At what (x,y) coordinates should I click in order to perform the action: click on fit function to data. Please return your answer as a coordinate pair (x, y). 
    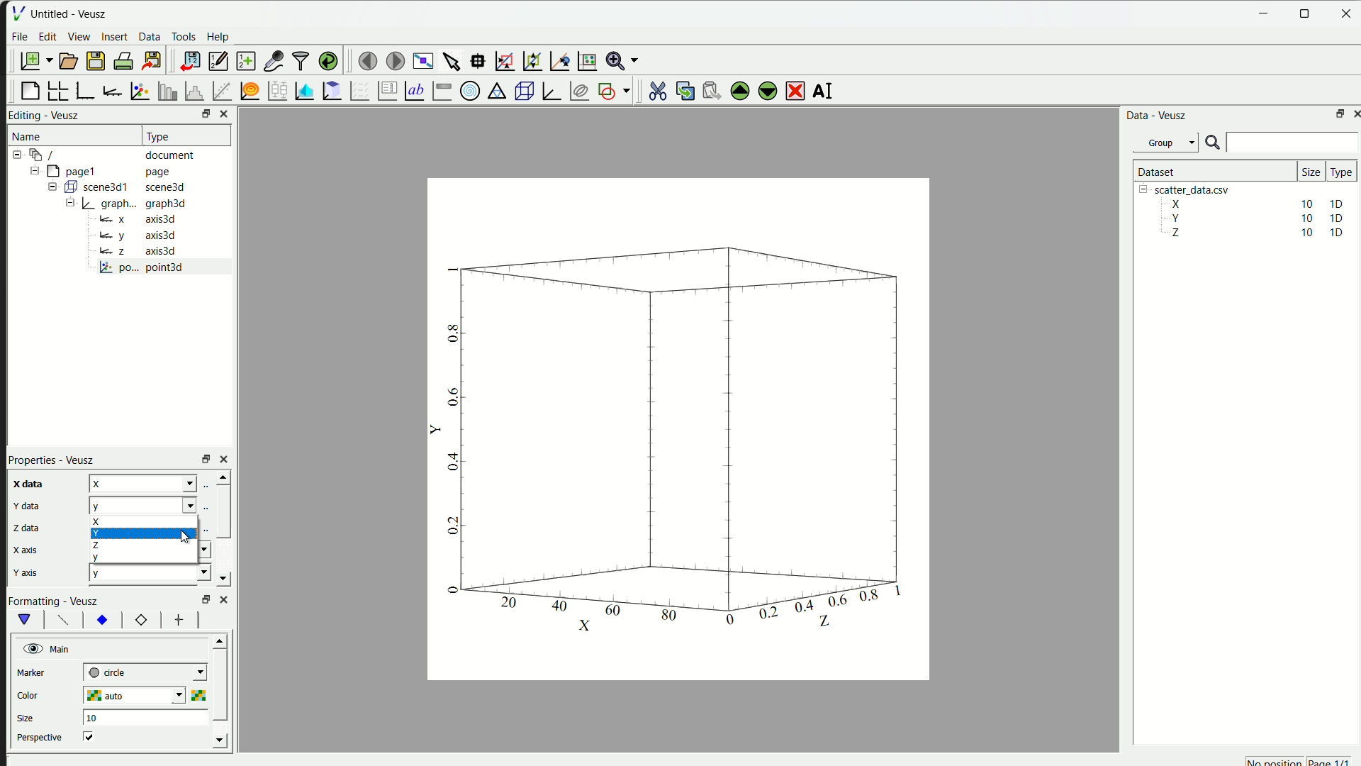
    Looking at the image, I should click on (220, 90).